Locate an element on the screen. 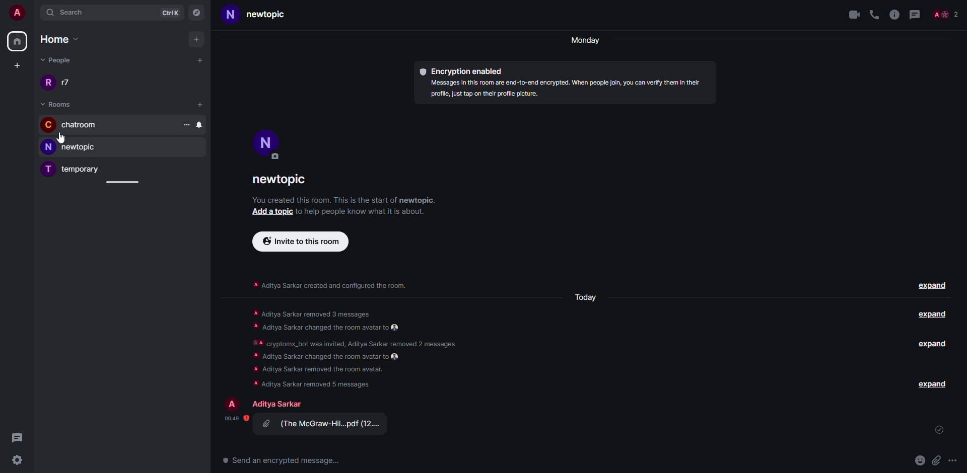 Image resolution: width=967 pixels, height=473 pixels. invite to this room is located at coordinates (302, 241).